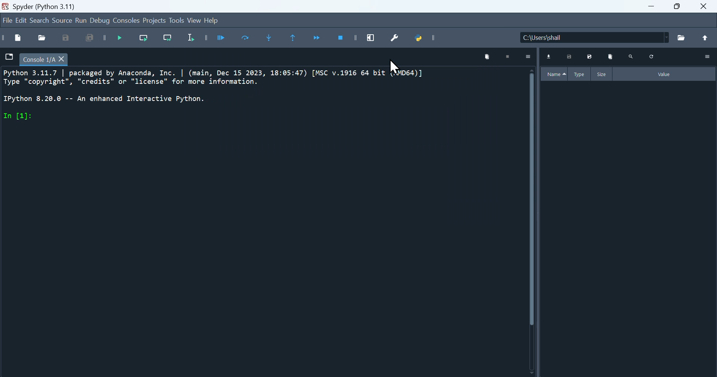 Image resolution: width=717 pixels, height=377 pixels. I want to click on open file, so click(42, 37).